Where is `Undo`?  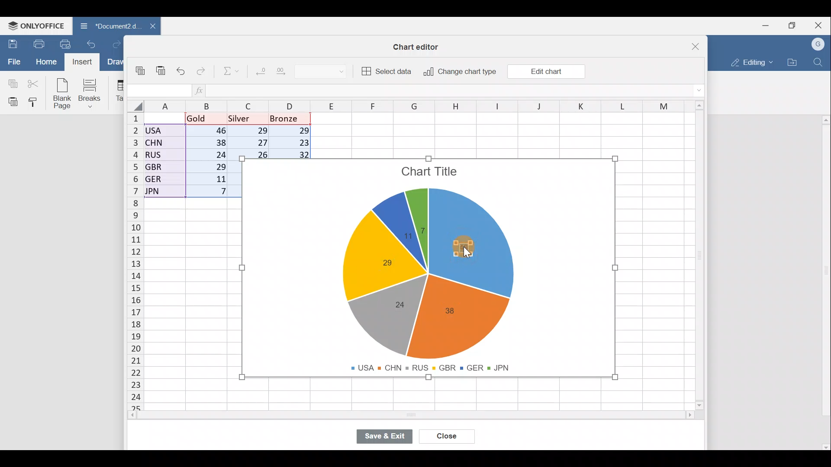
Undo is located at coordinates (183, 72).